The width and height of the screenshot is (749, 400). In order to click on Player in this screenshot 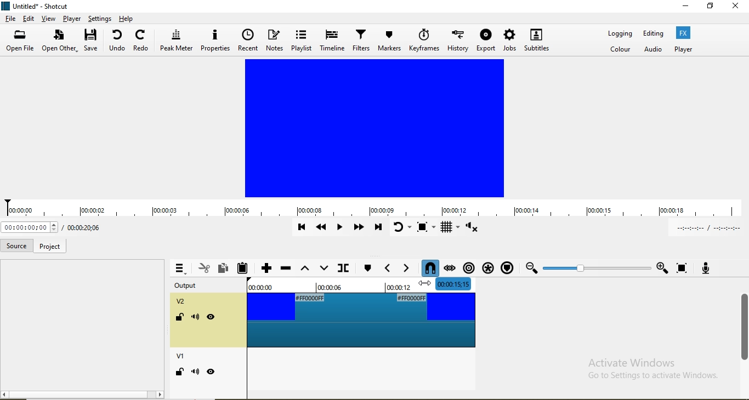, I will do `click(683, 49)`.